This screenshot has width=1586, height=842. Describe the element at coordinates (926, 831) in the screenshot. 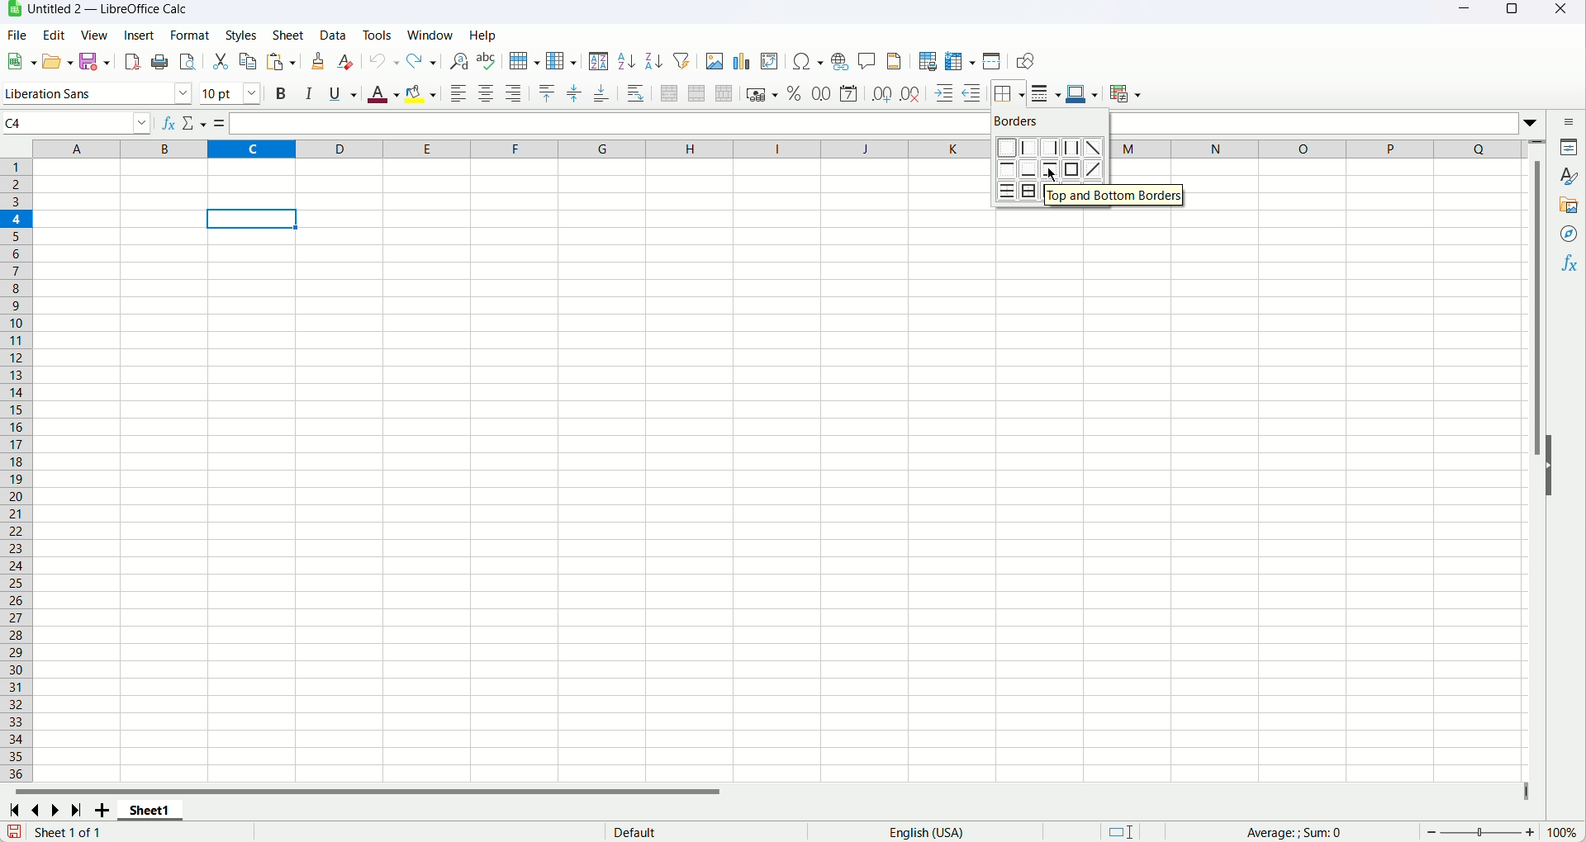

I see `Text language` at that location.